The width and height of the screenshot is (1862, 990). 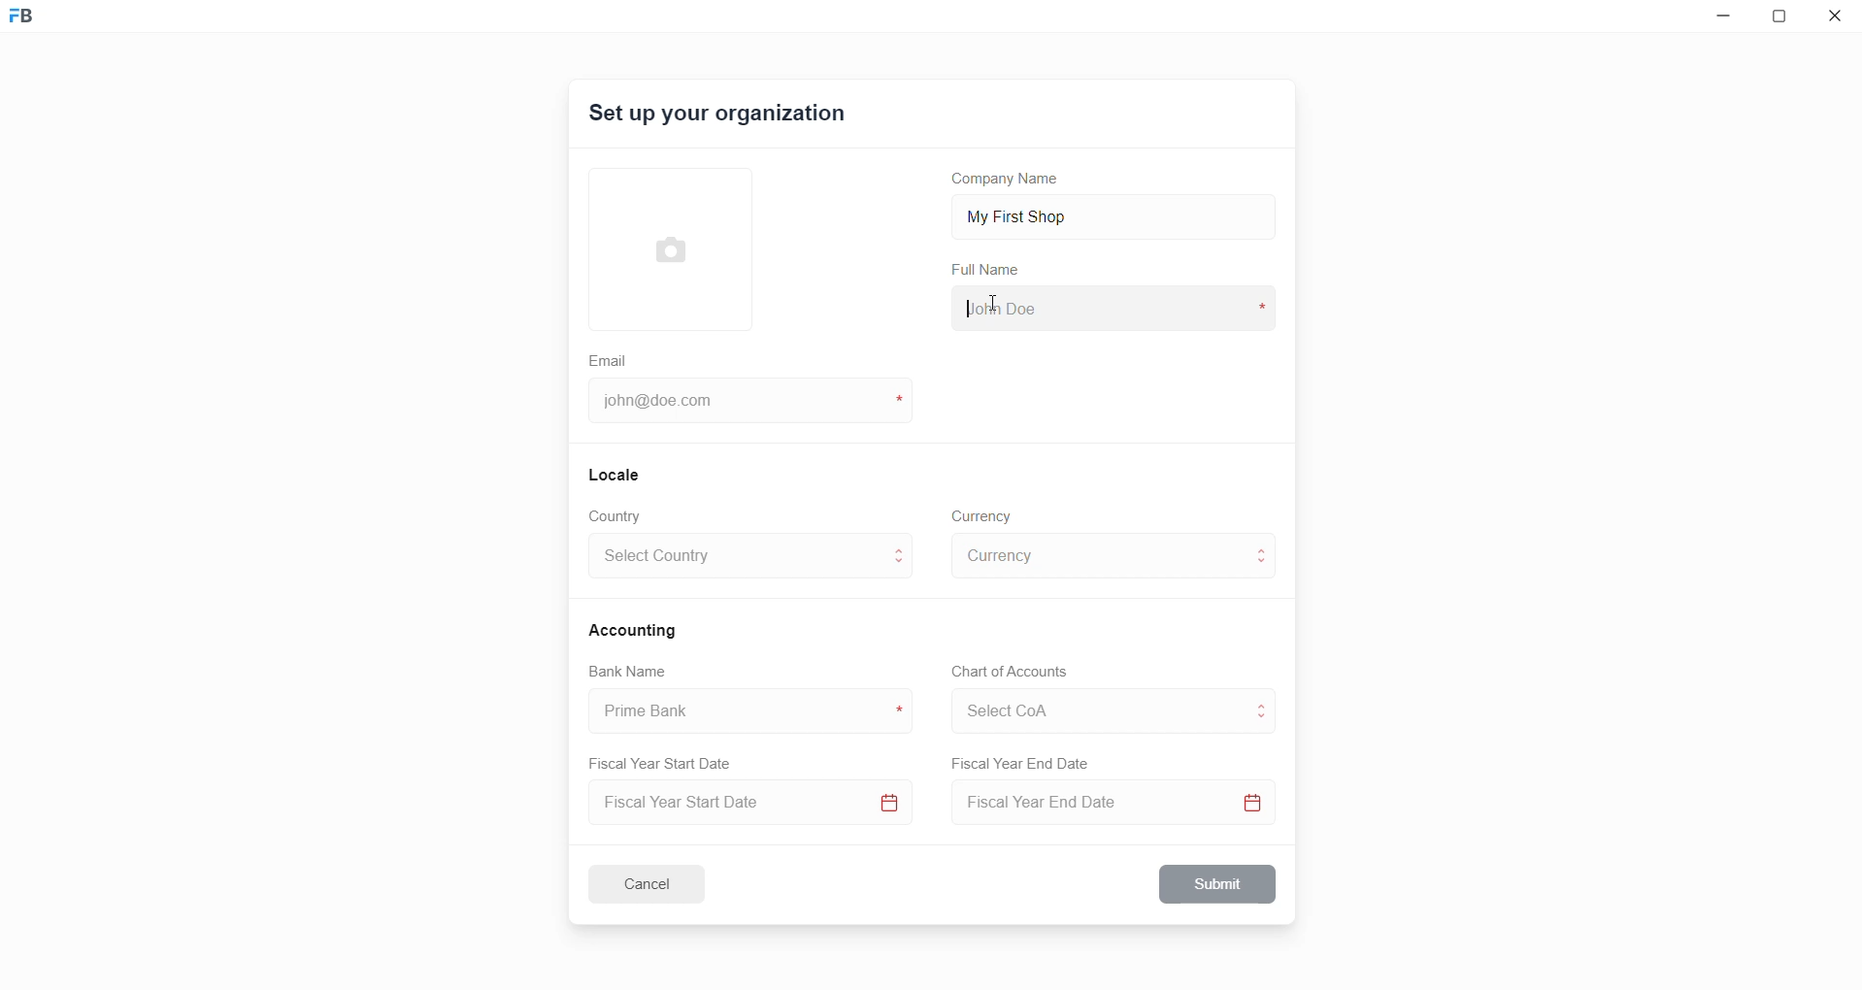 I want to click on full name input box, so click(x=1111, y=307).